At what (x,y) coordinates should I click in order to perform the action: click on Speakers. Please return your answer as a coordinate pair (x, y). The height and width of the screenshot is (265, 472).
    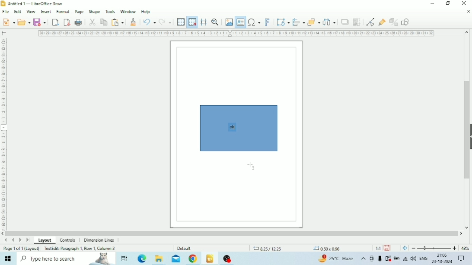
    Looking at the image, I should click on (414, 259).